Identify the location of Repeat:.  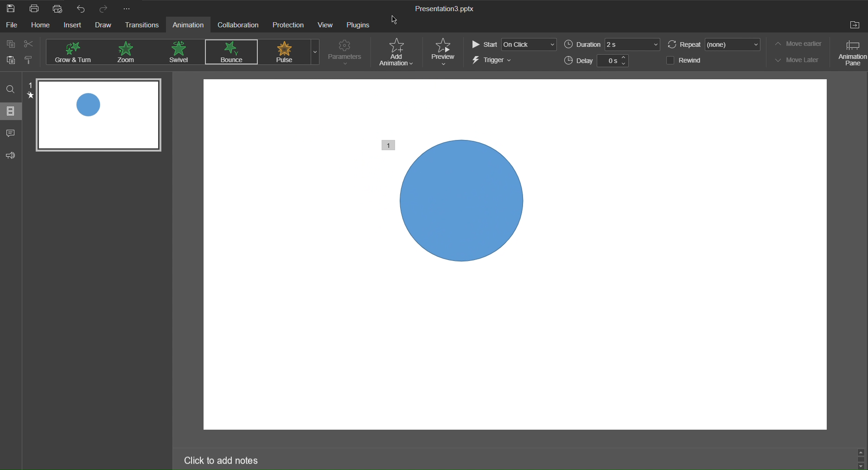
(685, 45).